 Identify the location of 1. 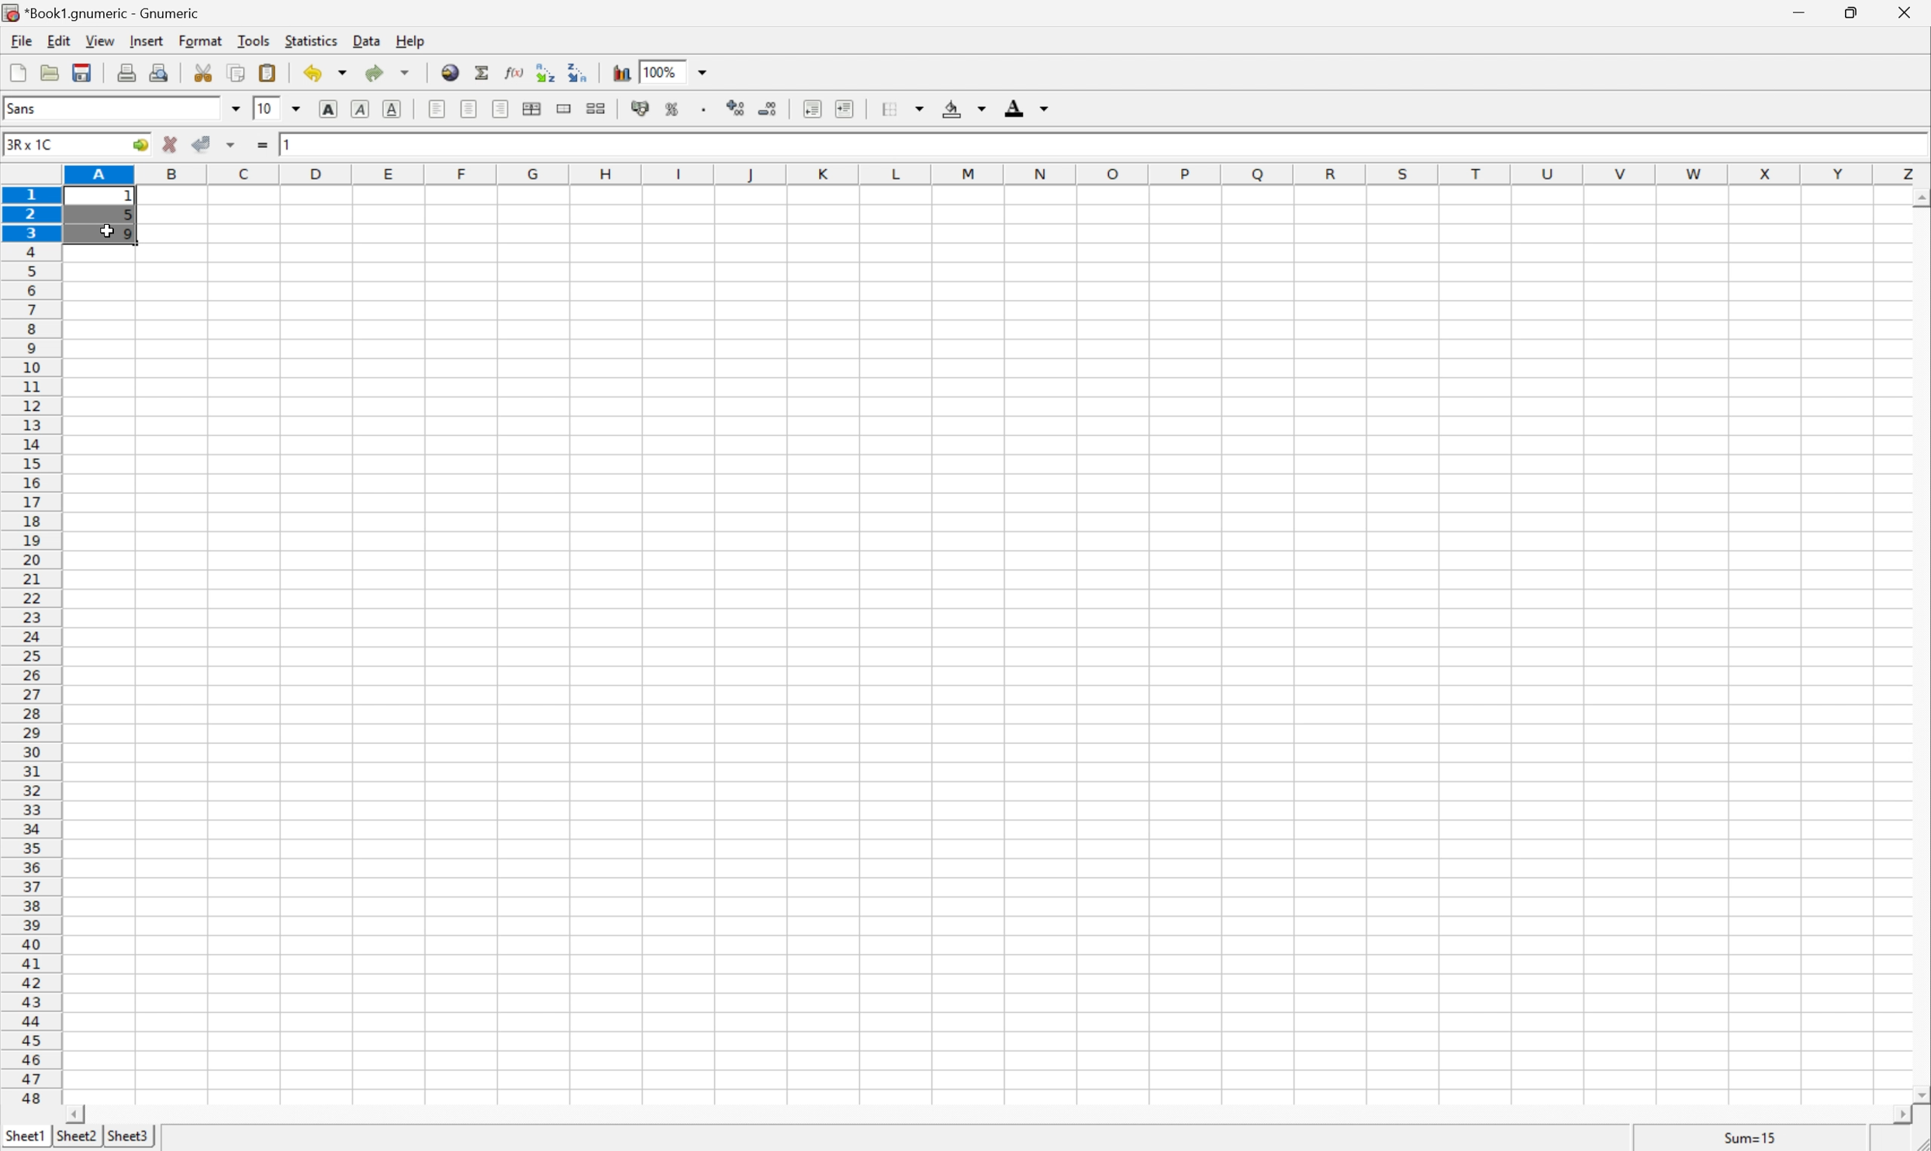
(132, 197).